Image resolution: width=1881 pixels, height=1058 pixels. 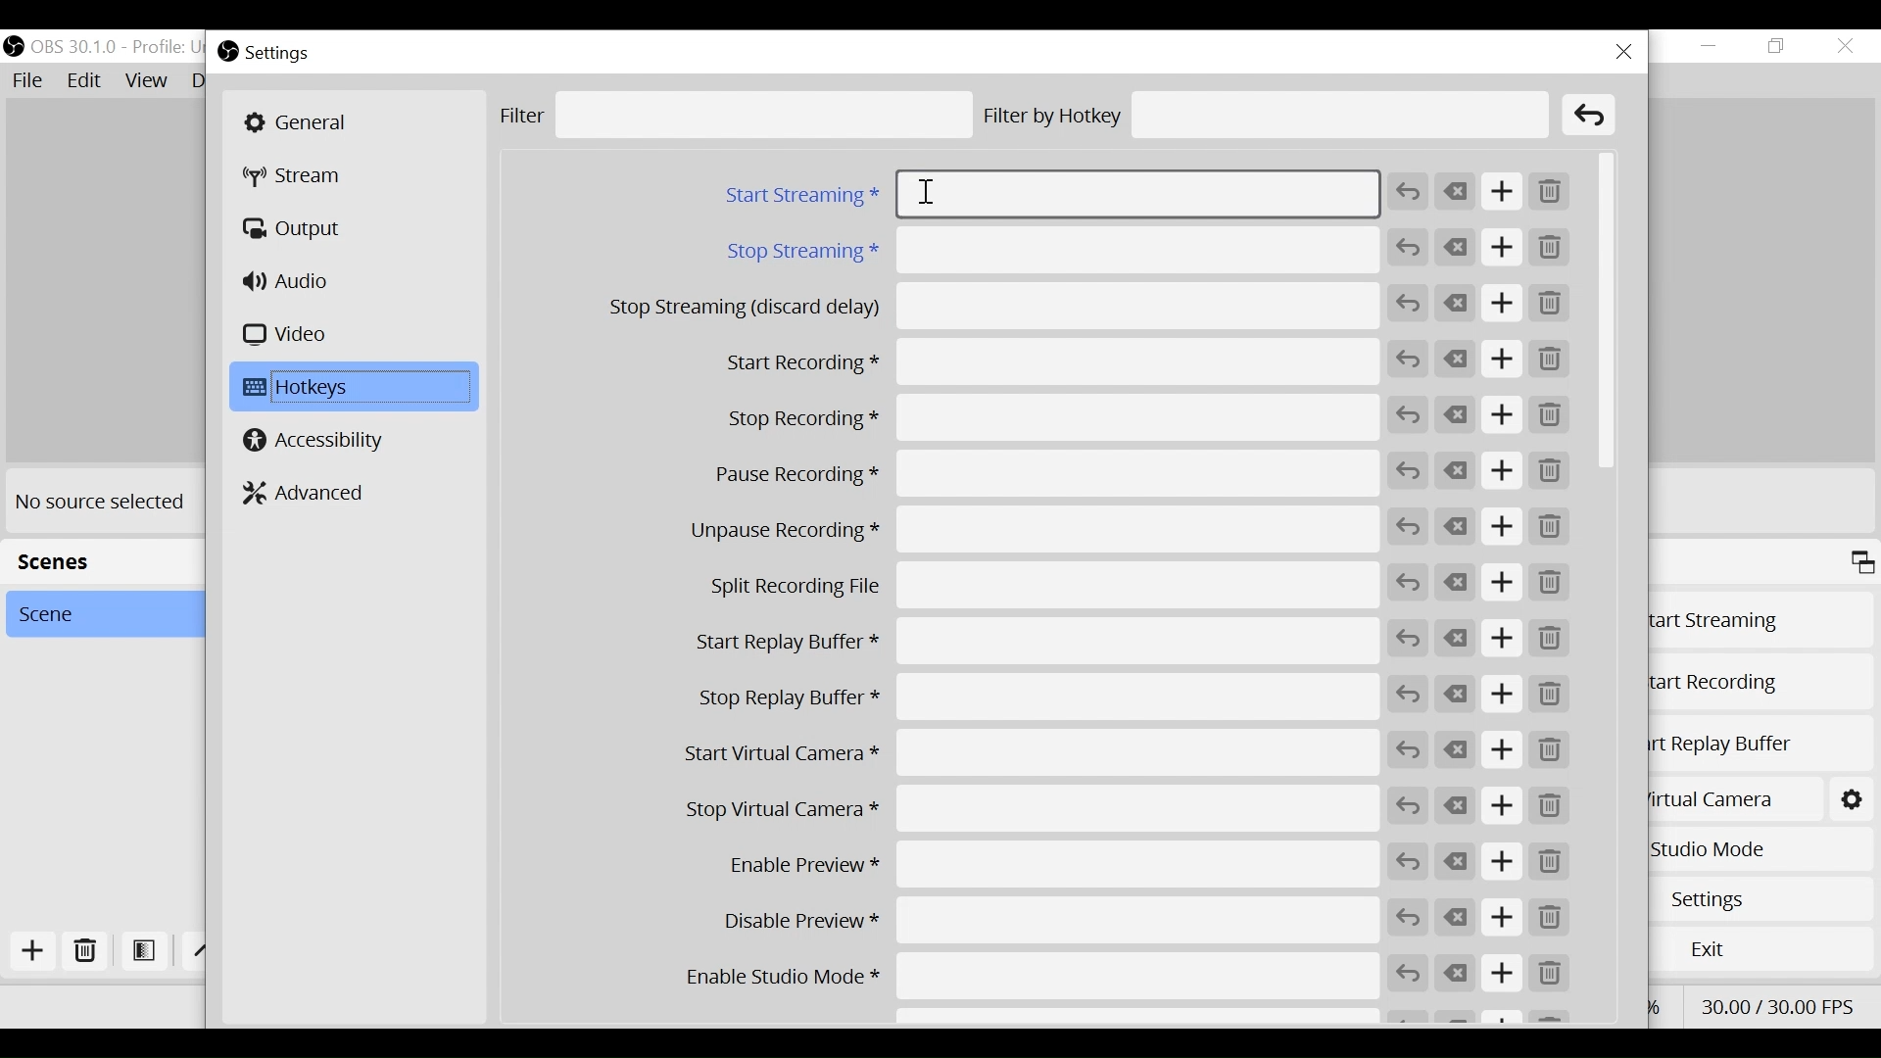 What do you see at coordinates (1861, 564) in the screenshot?
I see `Maximize` at bounding box center [1861, 564].